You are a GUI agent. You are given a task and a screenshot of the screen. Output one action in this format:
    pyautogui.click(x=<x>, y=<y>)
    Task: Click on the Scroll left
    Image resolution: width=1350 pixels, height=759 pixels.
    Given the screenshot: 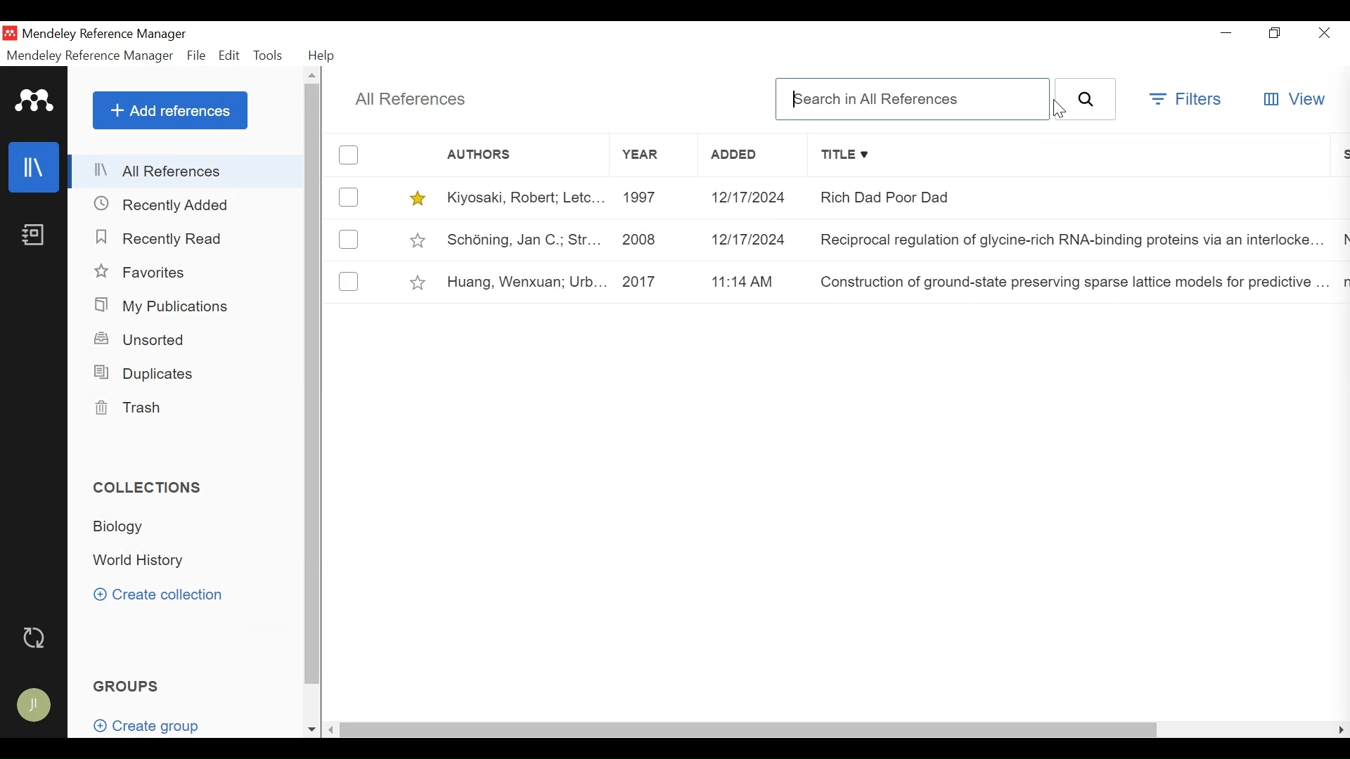 What is the action you would take?
    pyautogui.click(x=332, y=730)
    